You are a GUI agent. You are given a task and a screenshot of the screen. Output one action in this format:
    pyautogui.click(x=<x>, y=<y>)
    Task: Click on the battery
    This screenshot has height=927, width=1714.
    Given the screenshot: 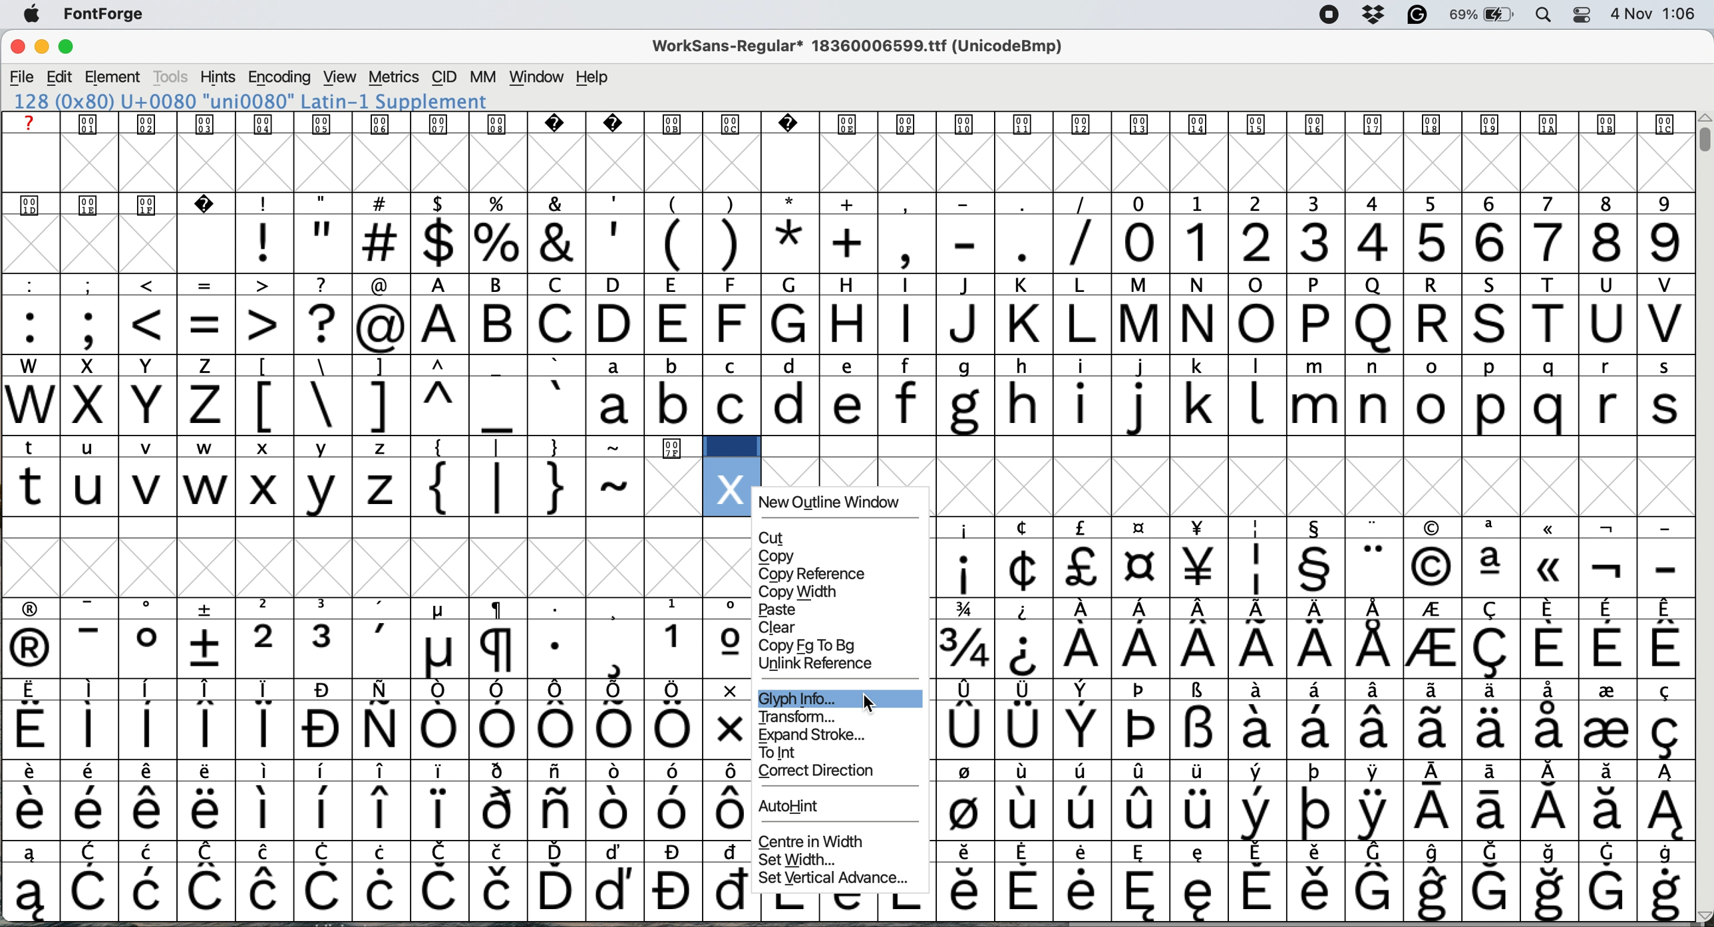 What is the action you would take?
    pyautogui.click(x=1482, y=15)
    